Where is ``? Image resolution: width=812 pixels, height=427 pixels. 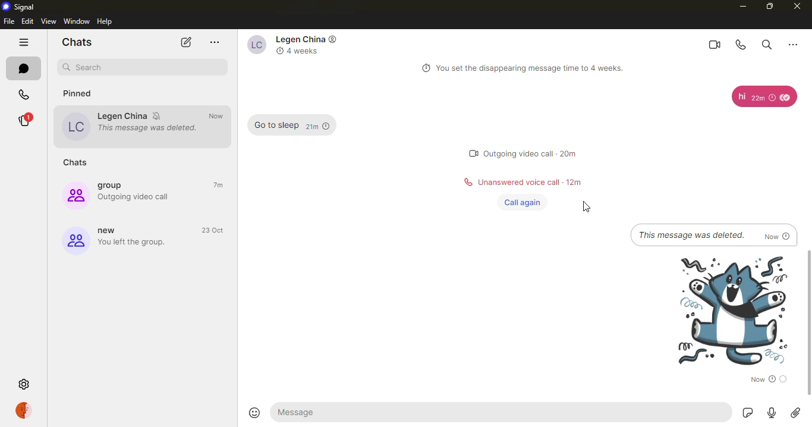
 is located at coordinates (468, 153).